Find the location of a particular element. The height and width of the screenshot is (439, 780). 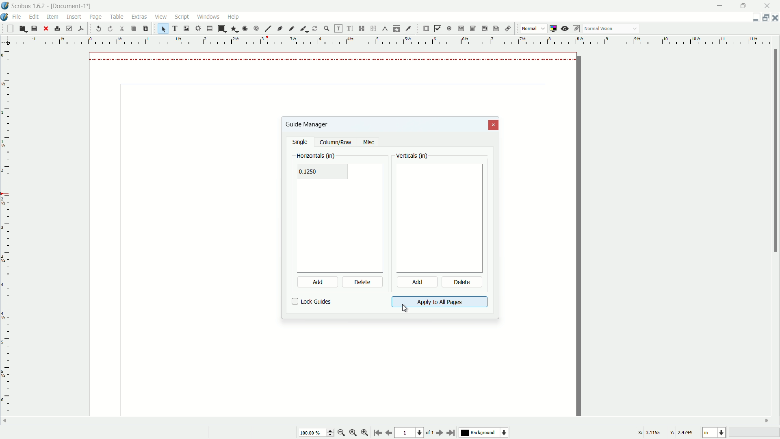

windows menu is located at coordinates (209, 16).